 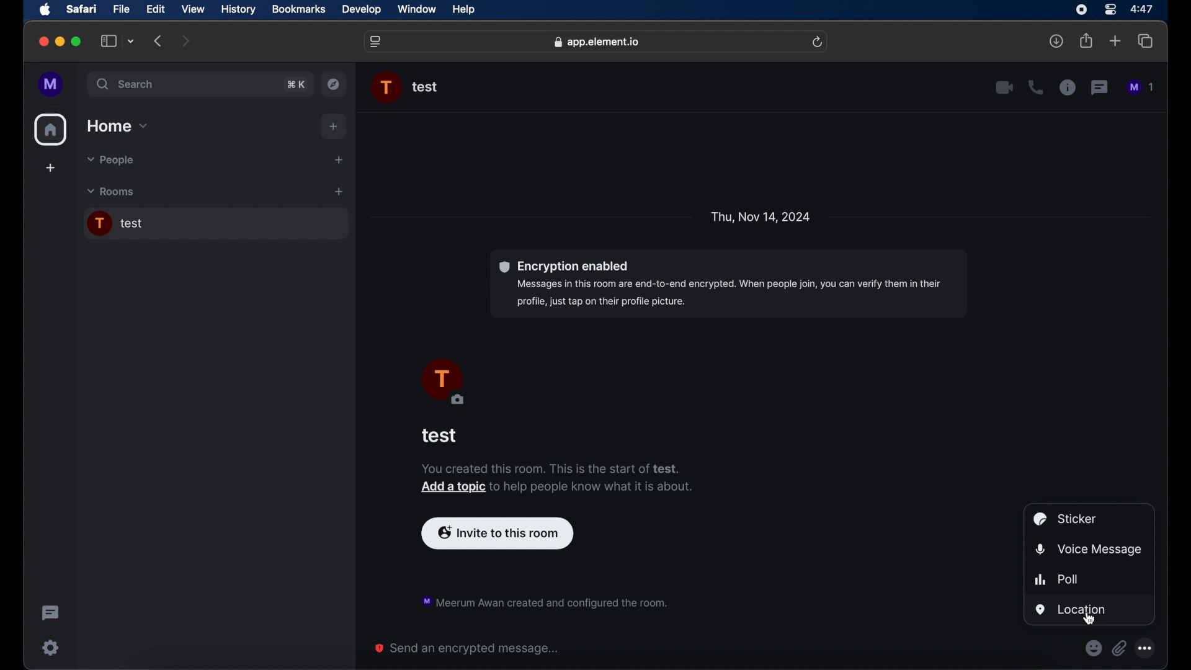 What do you see at coordinates (108, 42) in the screenshot?
I see `show sidebar` at bounding box center [108, 42].